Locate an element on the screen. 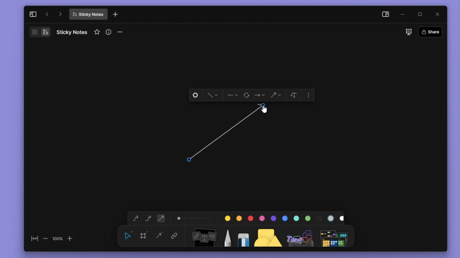 This screenshot has width=460, height=258. cursor is located at coordinates (265, 111).